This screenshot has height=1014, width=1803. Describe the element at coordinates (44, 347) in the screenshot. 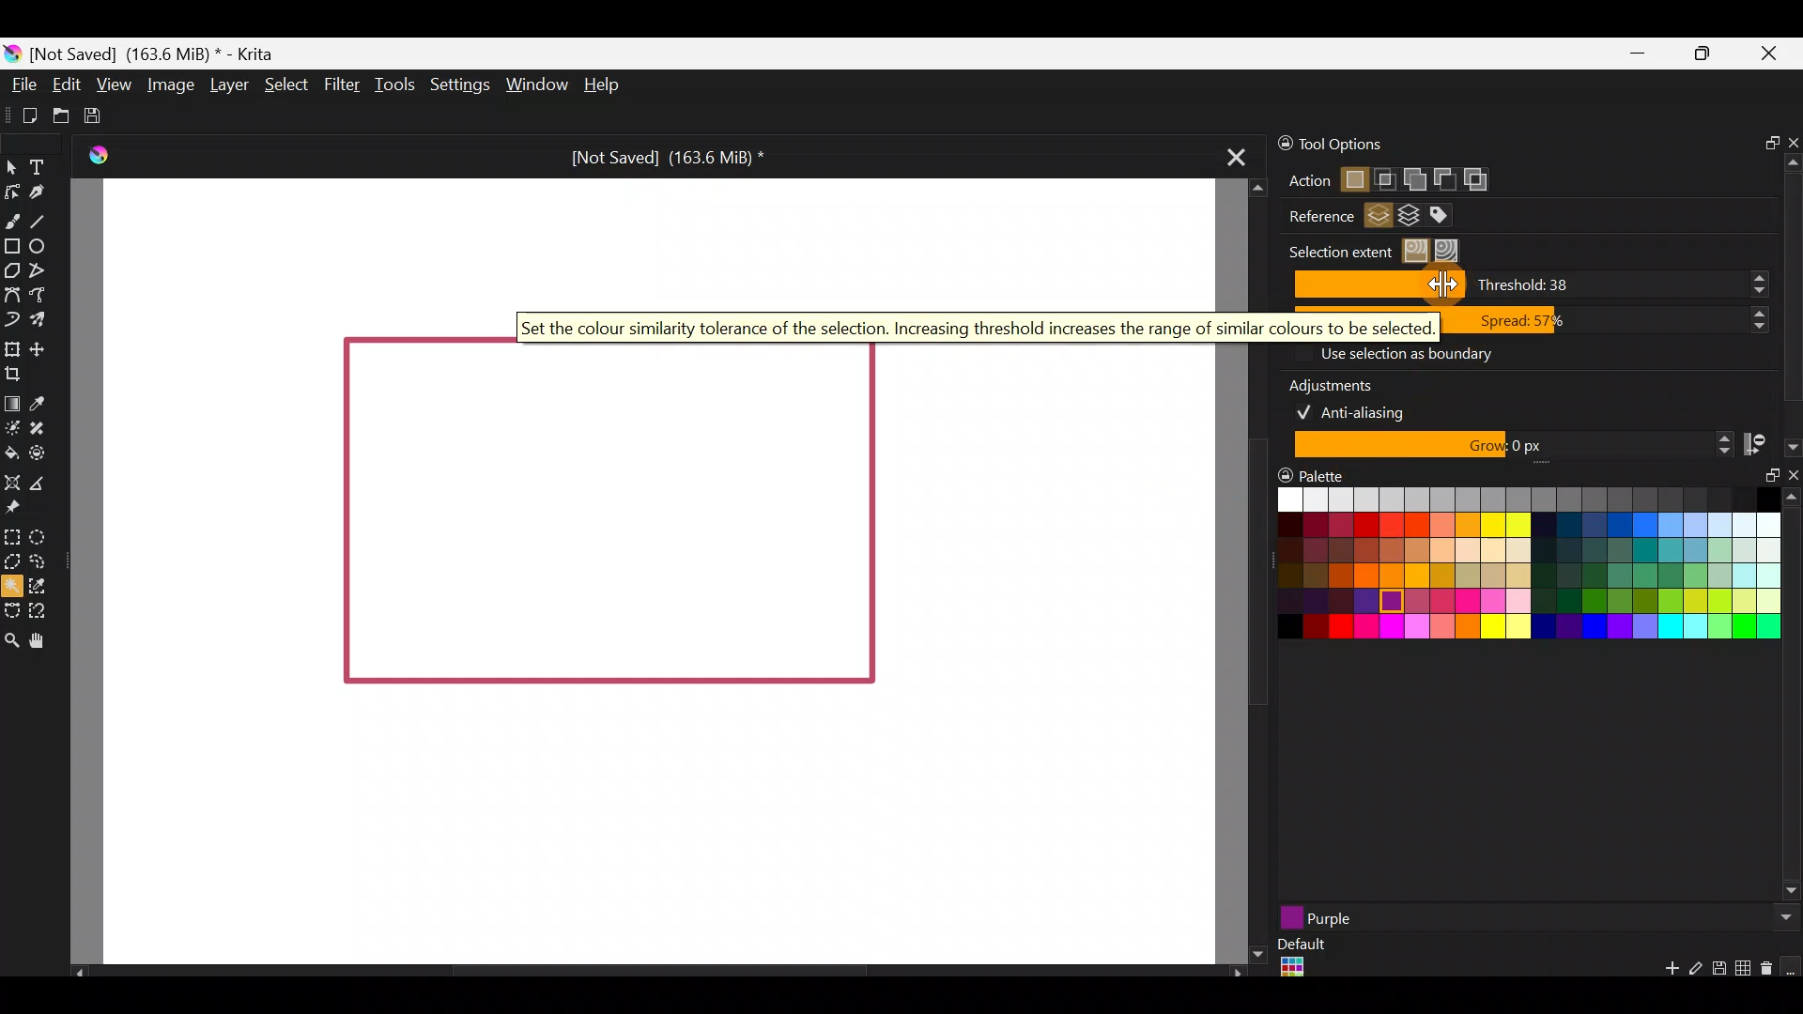

I see `Move a layer` at that location.